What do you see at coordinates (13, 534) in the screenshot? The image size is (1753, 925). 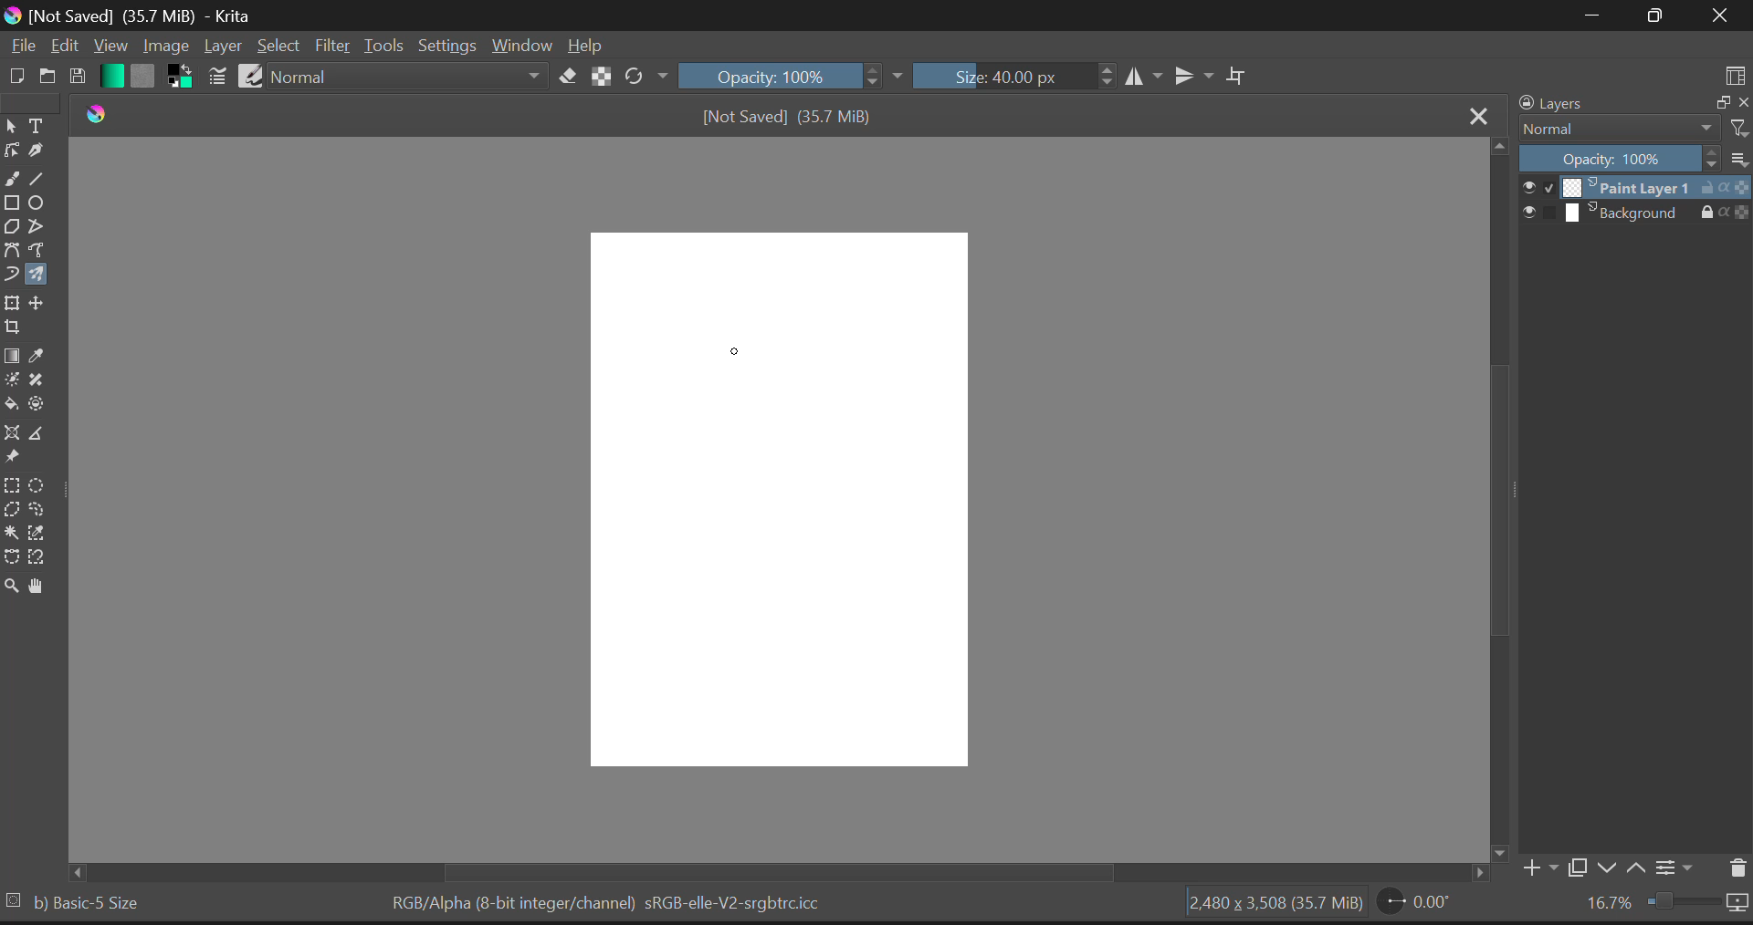 I see `Continuous Selection` at bounding box center [13, 534].